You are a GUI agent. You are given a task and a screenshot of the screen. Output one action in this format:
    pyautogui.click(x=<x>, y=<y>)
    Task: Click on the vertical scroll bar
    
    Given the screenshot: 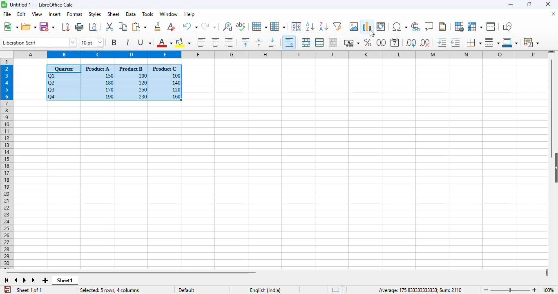 What is the action you would take?
    pyautogui.click(x=552, y=108)
    